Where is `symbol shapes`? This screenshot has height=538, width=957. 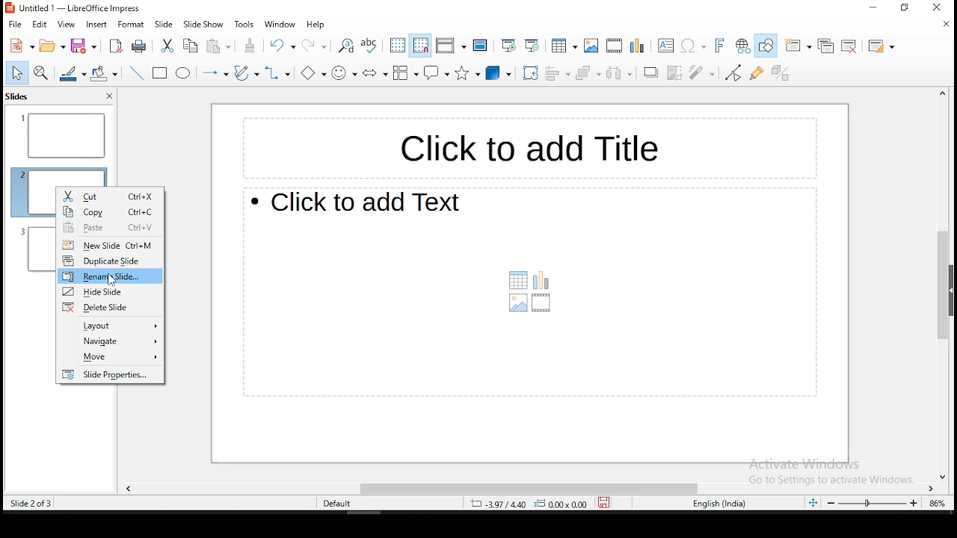
symbol shapes is located at coordinates (344, 72).